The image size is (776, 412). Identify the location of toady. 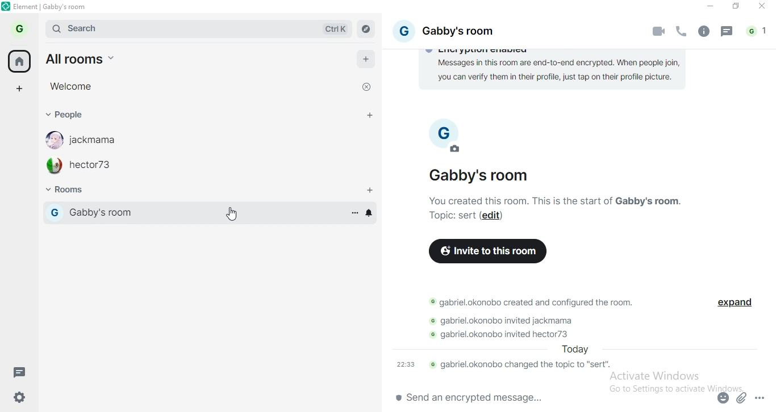
(573, 350).